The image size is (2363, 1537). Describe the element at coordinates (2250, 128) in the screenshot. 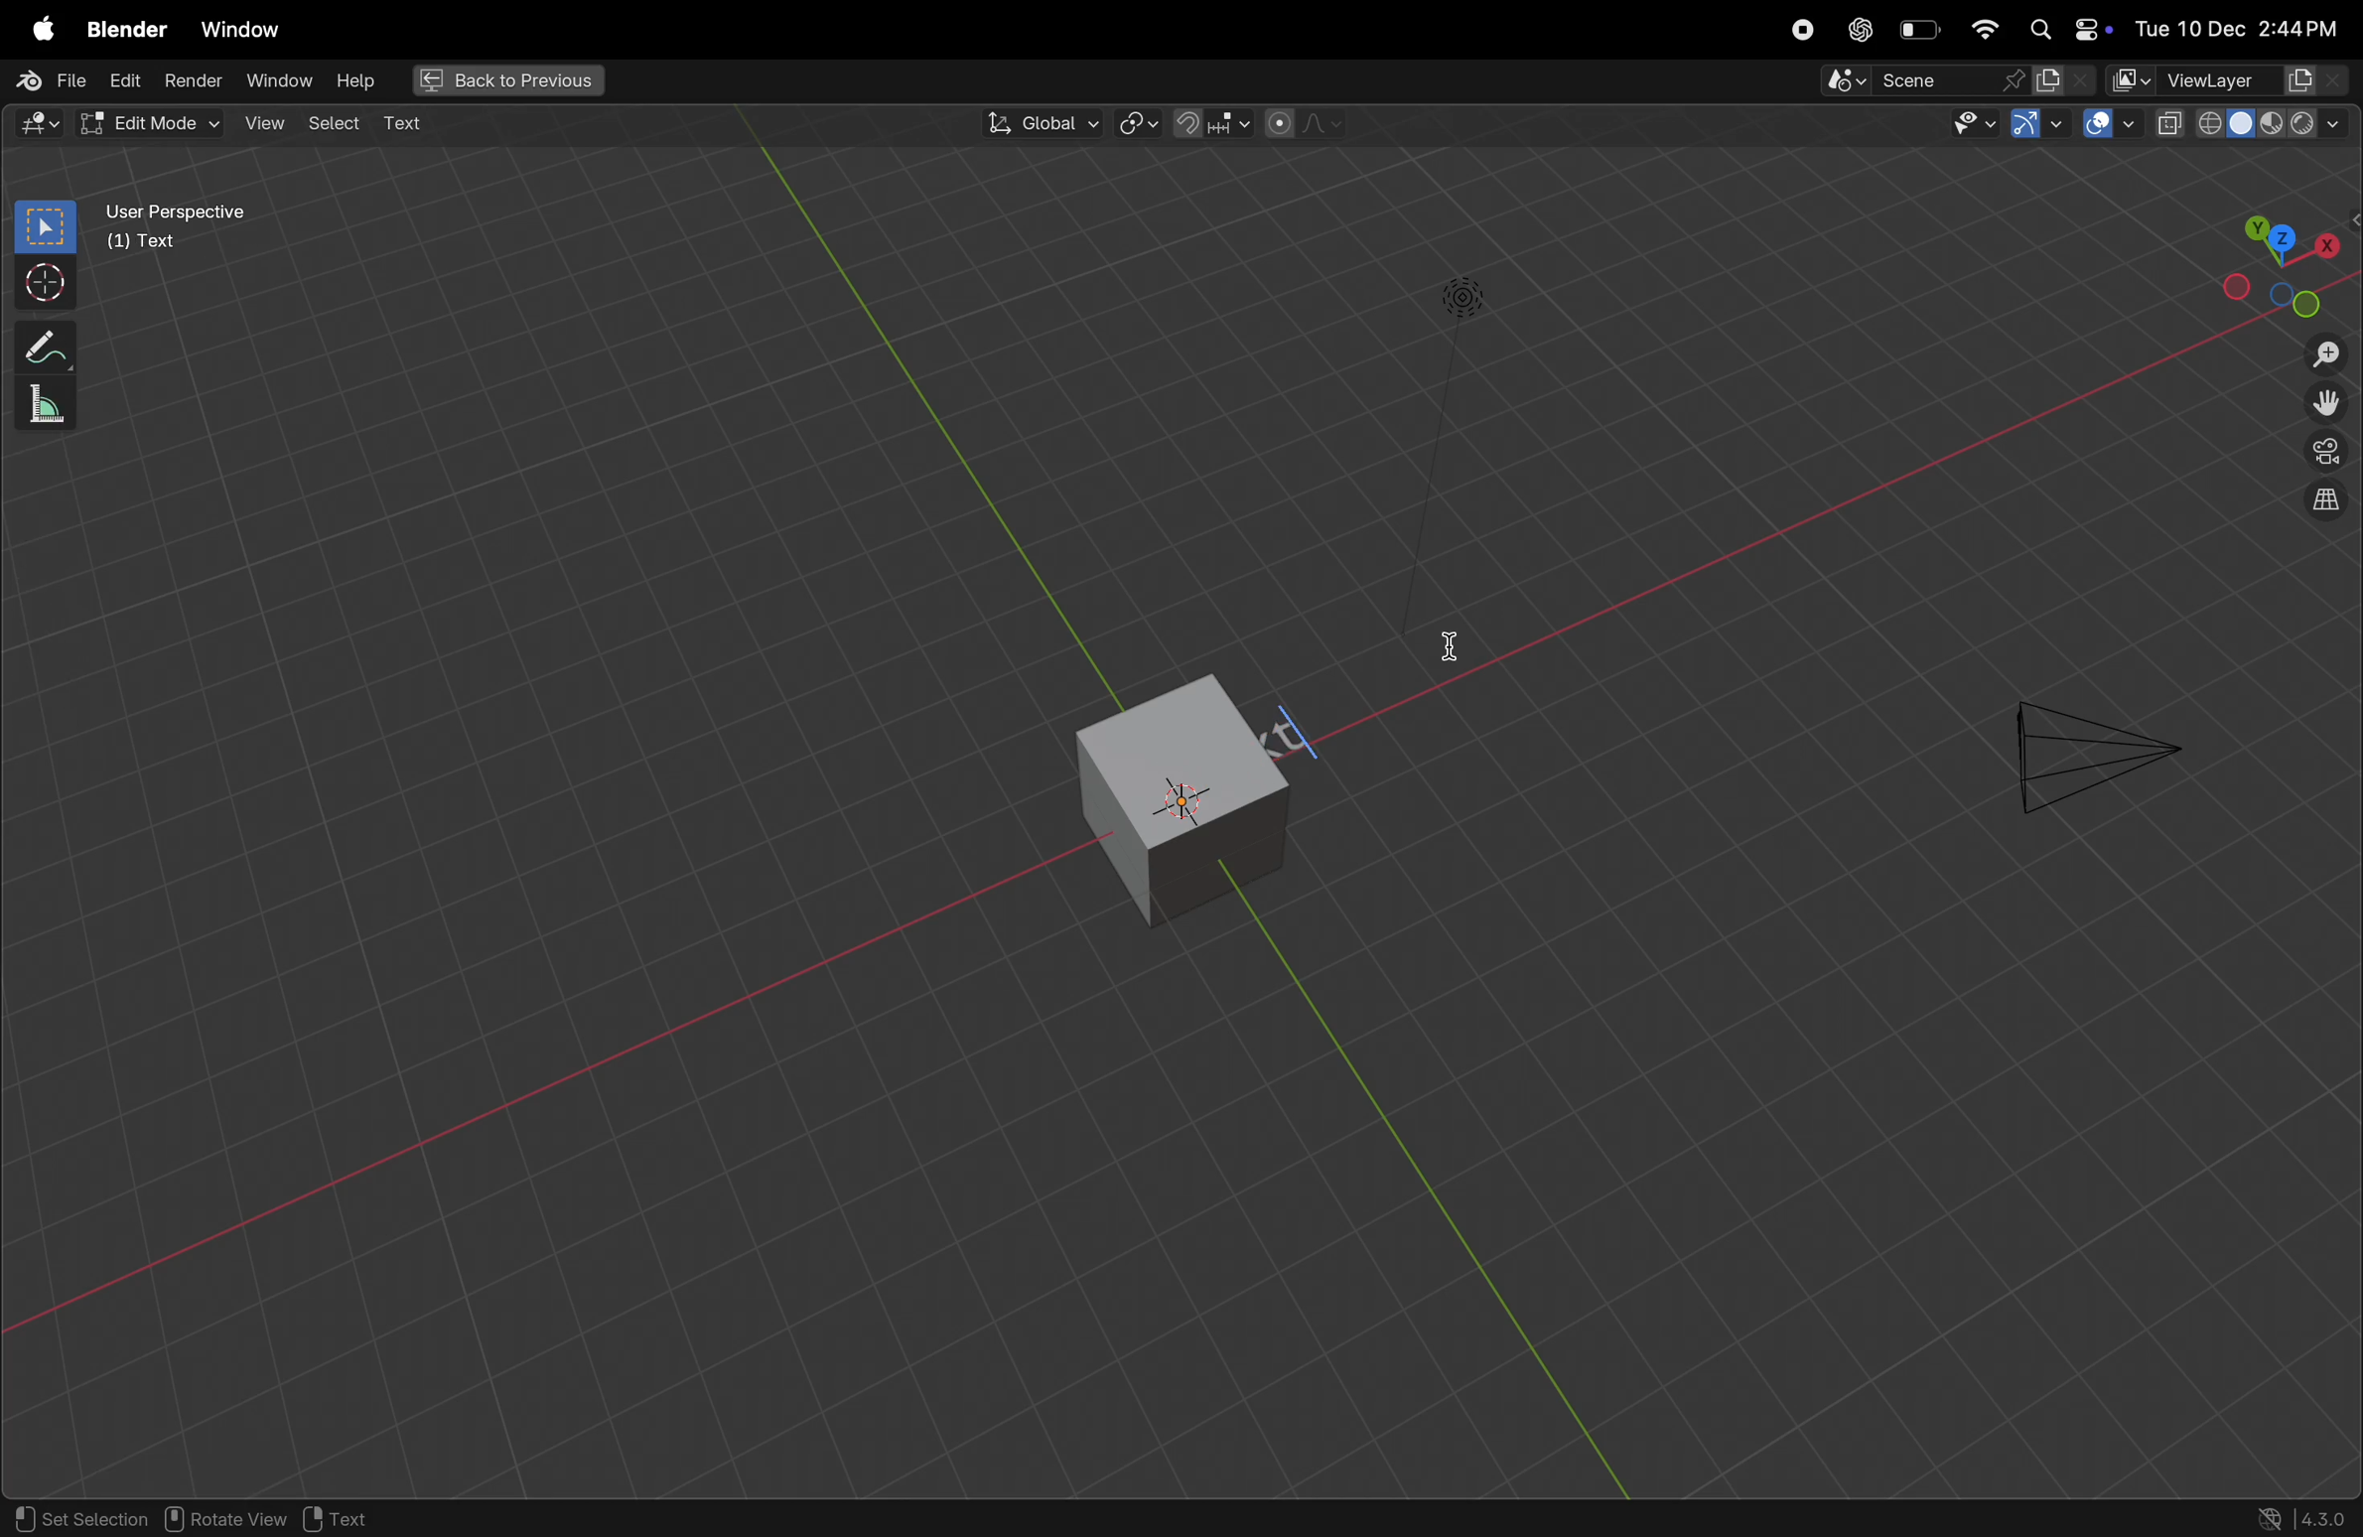

I see `View shading` at that location.